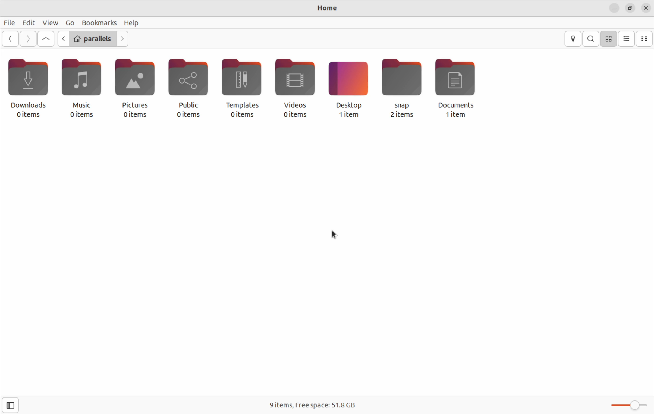  What do you see at coordinates (136, 81) in the screenshot?
I see `pictures` at bounding box center [136, 81].